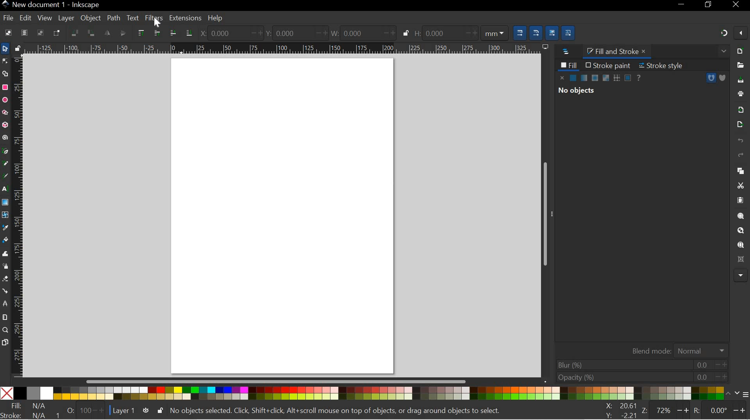 Image resolution: width=750 pixels, height=420 pixels. I want to click on ENABLE SNAPPING, so click(741, 34).